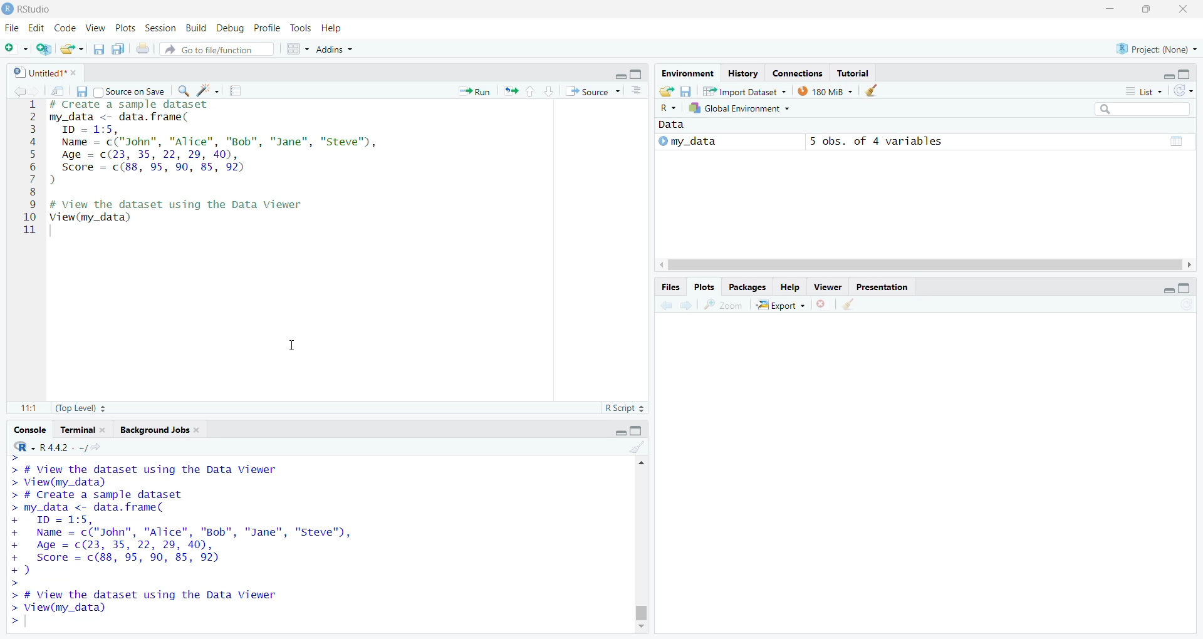  I want to click on Print the current file, so click(140, 49).